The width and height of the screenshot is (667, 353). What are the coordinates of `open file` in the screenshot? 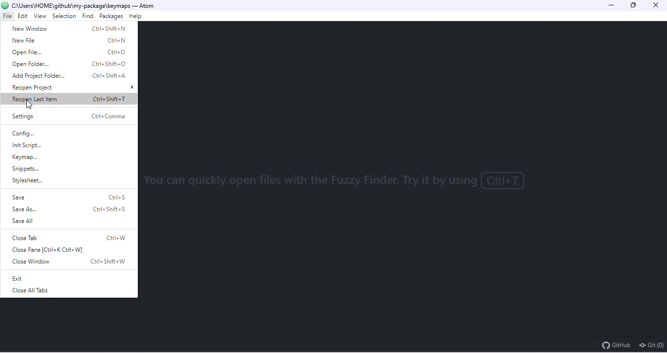 It's located at (68, 53).